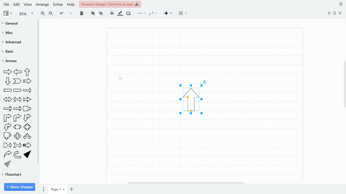  What do you see at coordinates (335, 13) in the screenshot?
I see `Format` at bounding box center [335, 13].